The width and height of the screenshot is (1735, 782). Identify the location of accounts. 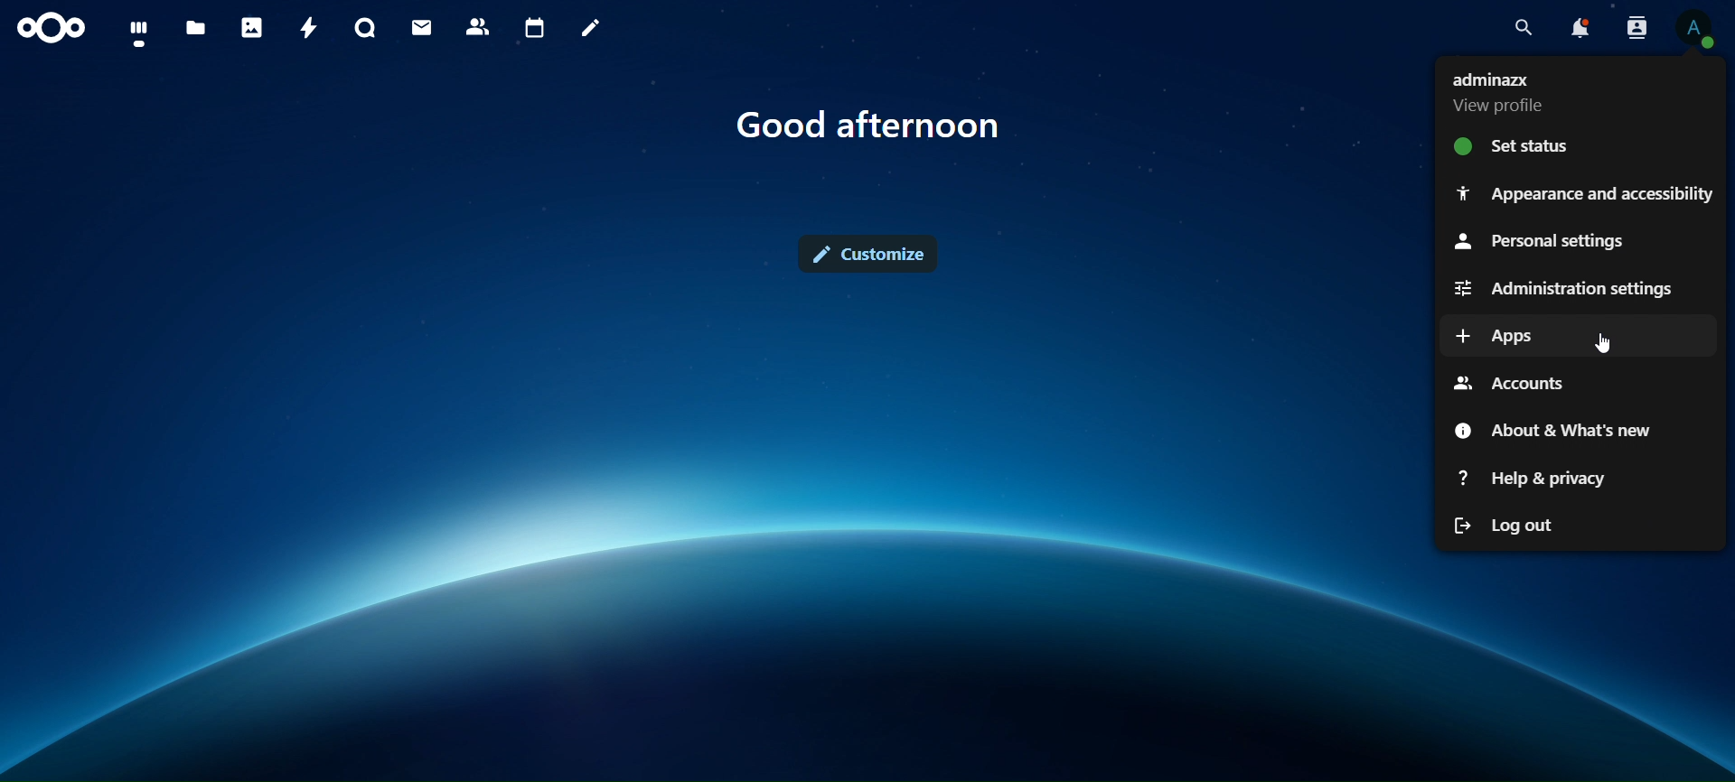
(1508, 386).